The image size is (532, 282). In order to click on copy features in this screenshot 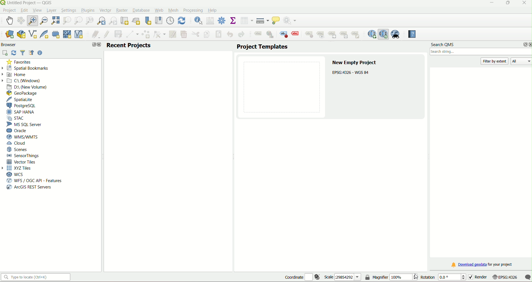, I will do `click(207, 34)`.